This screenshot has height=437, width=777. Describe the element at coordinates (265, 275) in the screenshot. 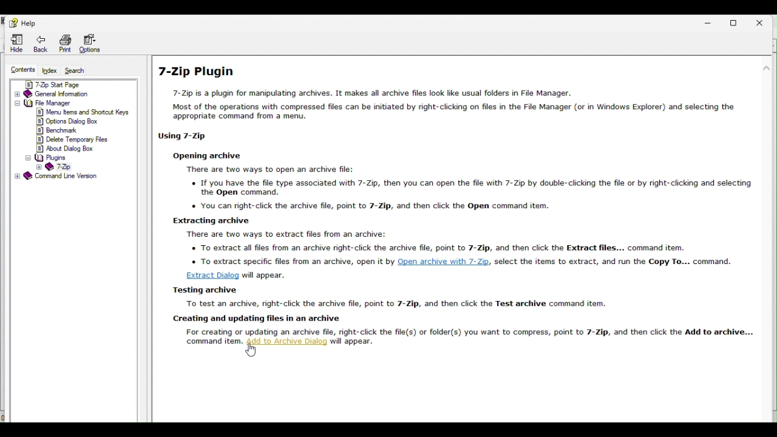

I see `will appear.` at that location.